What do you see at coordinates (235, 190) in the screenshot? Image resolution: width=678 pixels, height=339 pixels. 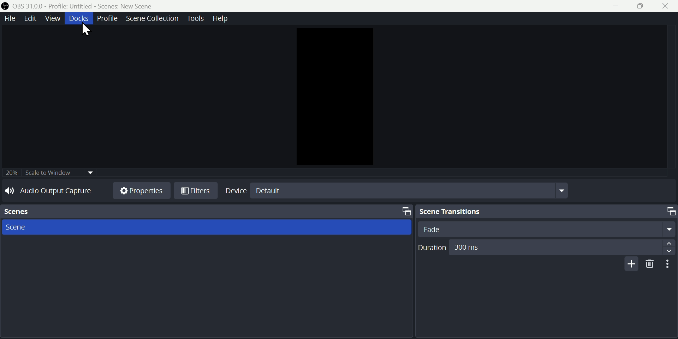 I see `Device` at bounding box center [235, 190].